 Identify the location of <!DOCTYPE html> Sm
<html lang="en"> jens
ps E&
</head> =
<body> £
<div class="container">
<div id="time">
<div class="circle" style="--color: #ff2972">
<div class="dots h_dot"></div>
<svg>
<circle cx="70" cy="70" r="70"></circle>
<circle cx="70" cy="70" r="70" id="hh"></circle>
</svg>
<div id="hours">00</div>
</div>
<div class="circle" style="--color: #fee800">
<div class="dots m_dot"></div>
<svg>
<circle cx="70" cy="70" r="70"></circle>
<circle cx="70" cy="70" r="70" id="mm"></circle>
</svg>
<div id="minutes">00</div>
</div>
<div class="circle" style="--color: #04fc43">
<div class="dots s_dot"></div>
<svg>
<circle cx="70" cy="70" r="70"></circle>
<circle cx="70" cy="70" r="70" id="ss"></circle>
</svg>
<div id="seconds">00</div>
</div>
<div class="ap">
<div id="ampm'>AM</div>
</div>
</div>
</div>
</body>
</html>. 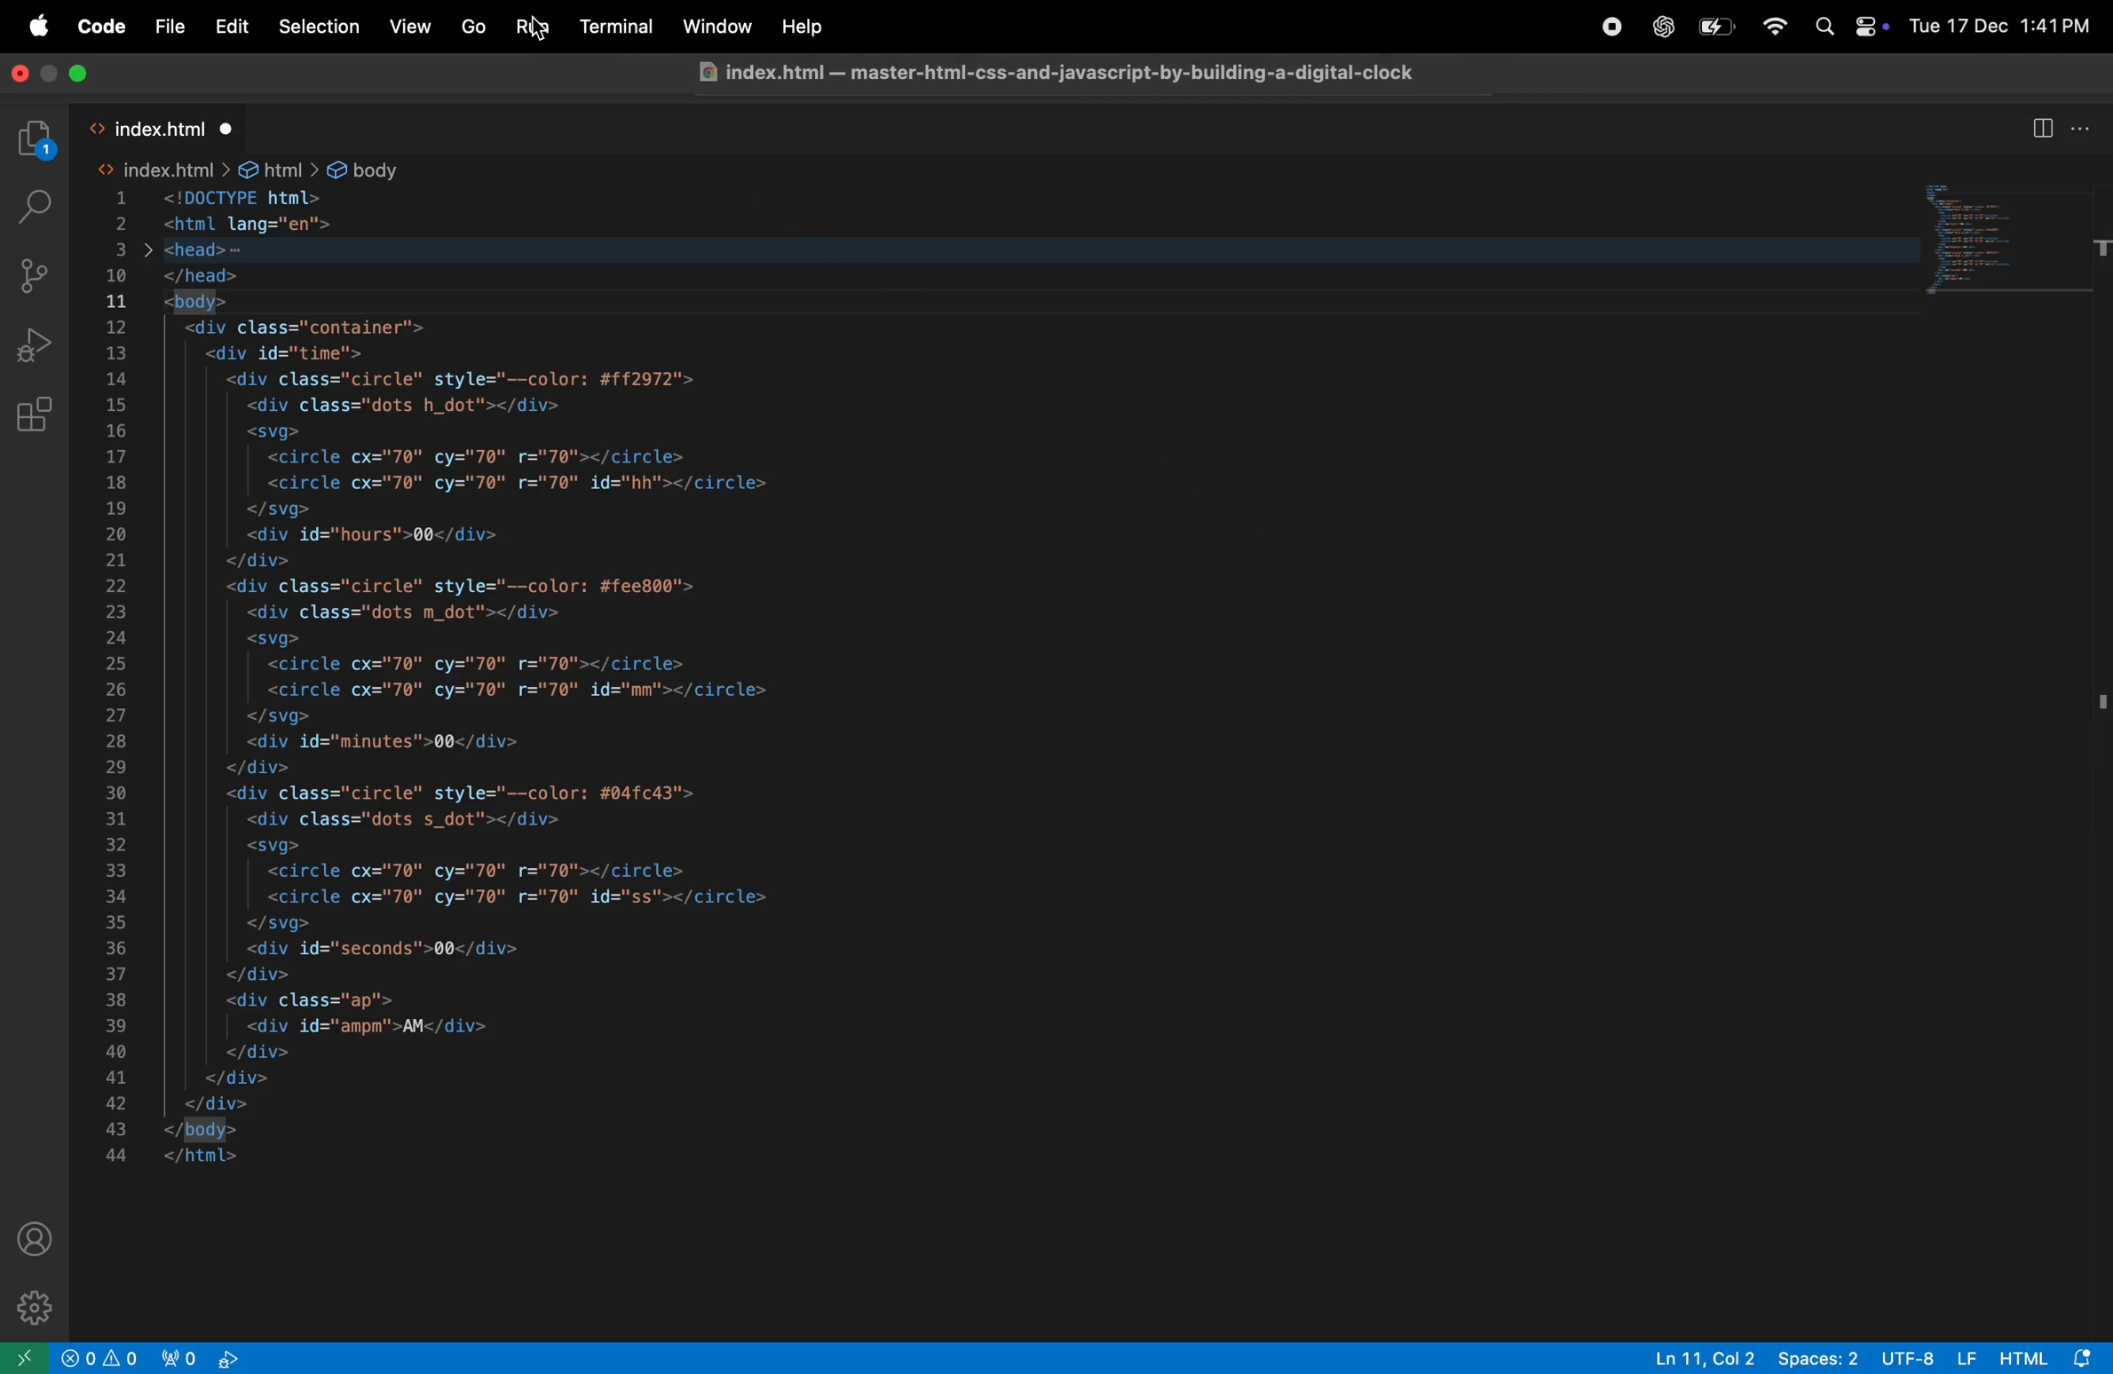
(590, 677).